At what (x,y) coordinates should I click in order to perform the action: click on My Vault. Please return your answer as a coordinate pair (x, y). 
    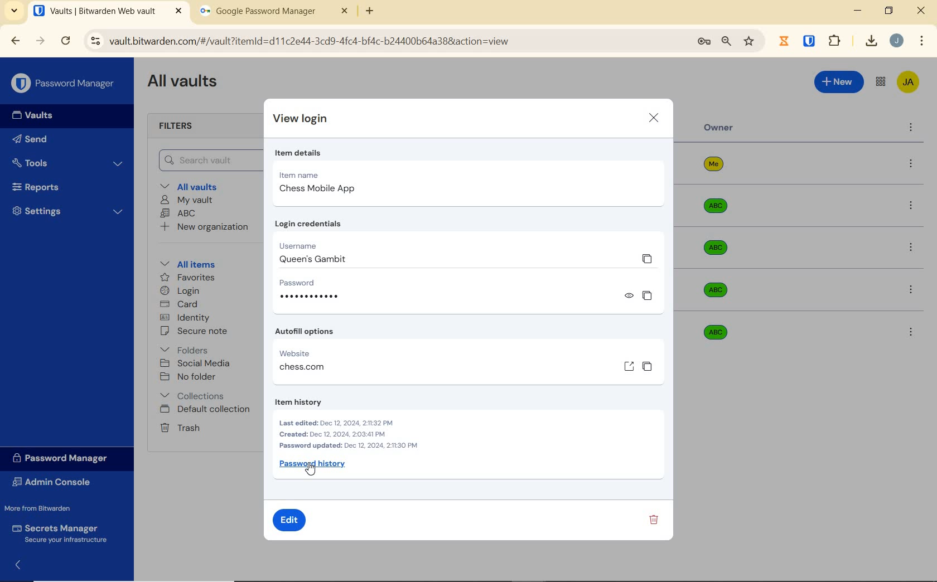
    Looking at the image, I should click on (189, 199).